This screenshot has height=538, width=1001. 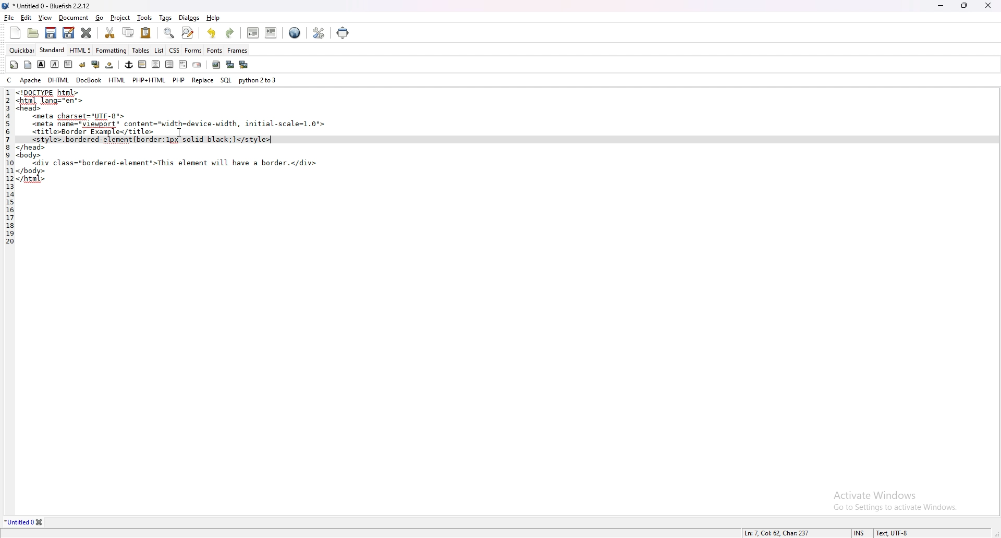 What do you see at coordinates (118, 80) in the screenshot?
I see `html` at bounding box center [118, 80].